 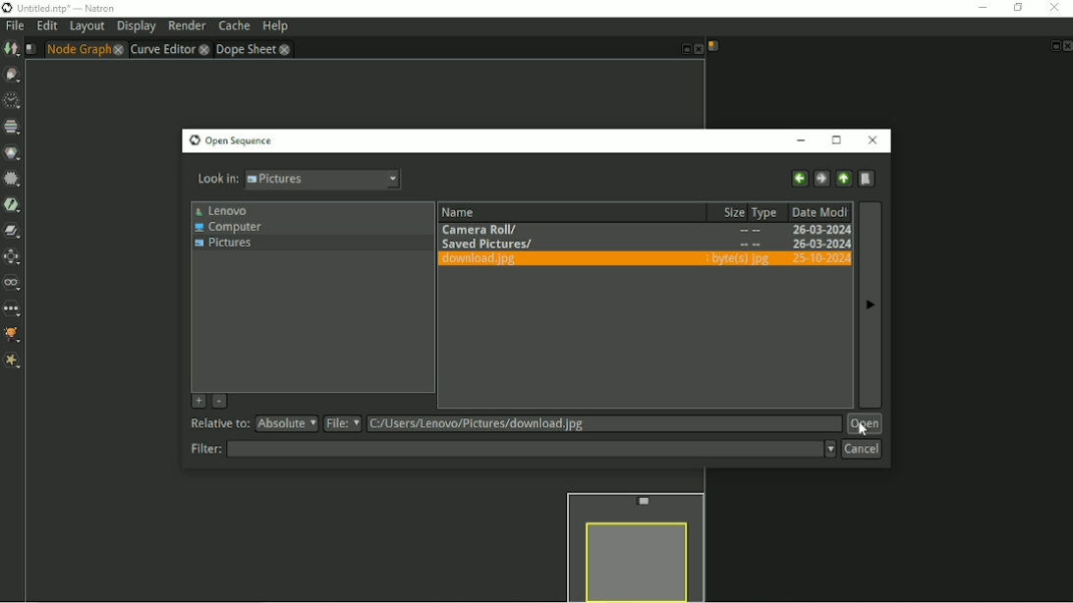 I want to click on Filter, so click(x=12, y=179).